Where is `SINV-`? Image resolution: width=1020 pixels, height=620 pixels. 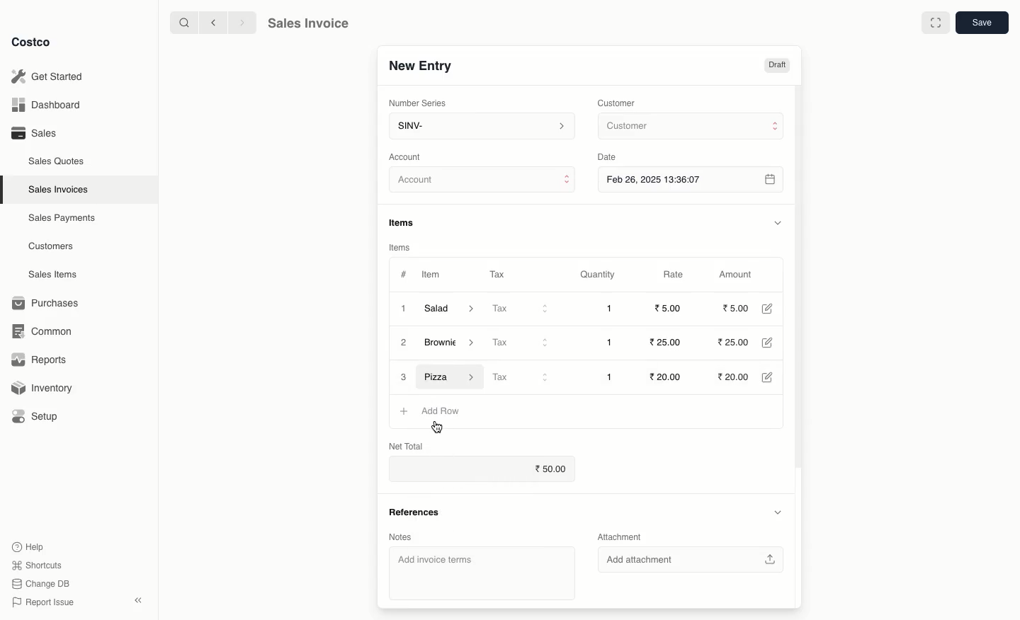 SINV- is located at coordinates (481, 127).